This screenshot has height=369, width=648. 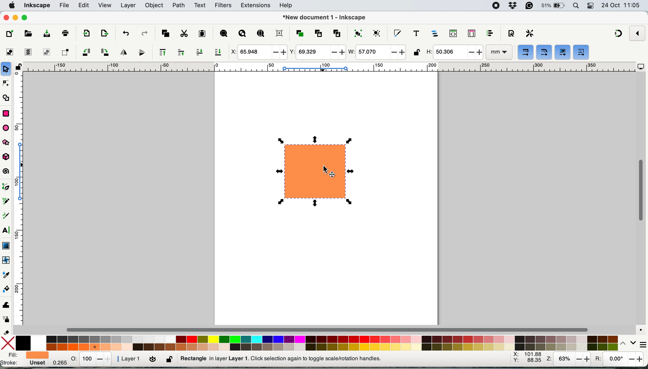 What do you see at coordinates (46, 52) in the screenshot?
I see `deselect any selected objects` at bounding box center [46, 52].